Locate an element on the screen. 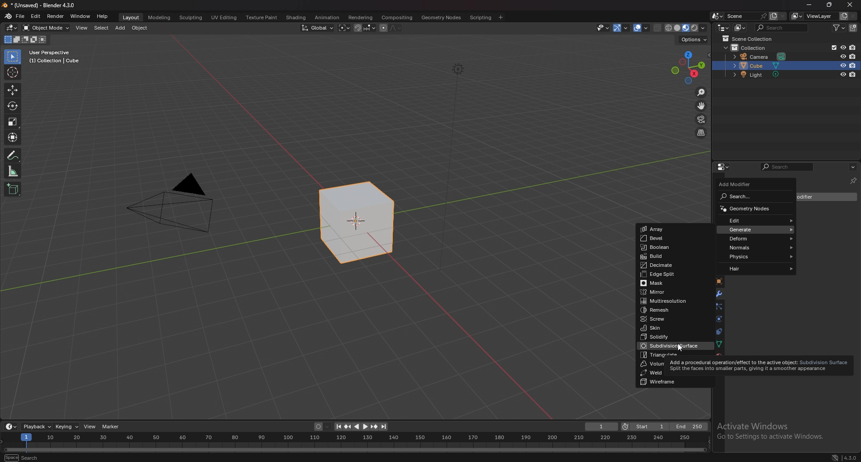 This screenshot has height=462, width=861. transform pivot point is located at coordinates (344, 27).